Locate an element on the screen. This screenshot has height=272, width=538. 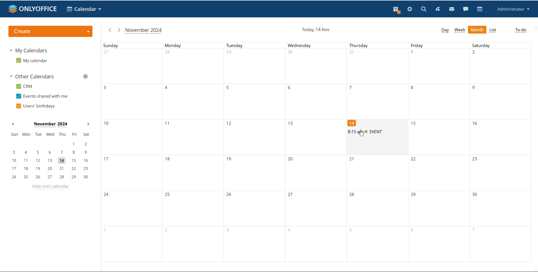
other calendars is located at coordinates (33, 76).